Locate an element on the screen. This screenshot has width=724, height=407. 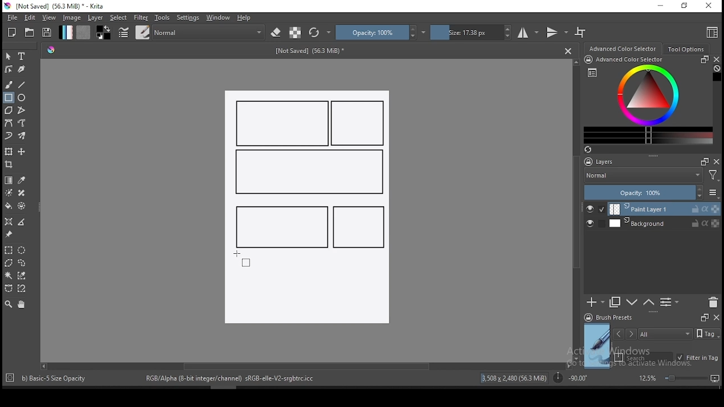
magnetic curve selection tool is located at coordinates (20, 288).